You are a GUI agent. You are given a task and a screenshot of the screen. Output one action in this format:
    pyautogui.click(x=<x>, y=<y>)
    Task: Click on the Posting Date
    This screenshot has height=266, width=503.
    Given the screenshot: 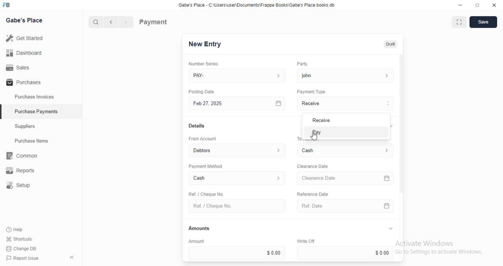 What is the action you would take?
    pyautogui.click(x=202, y=91)
    